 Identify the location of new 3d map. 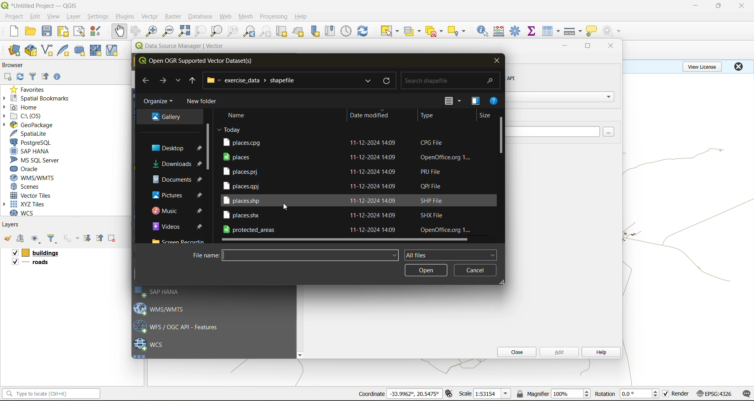
(299, 31).